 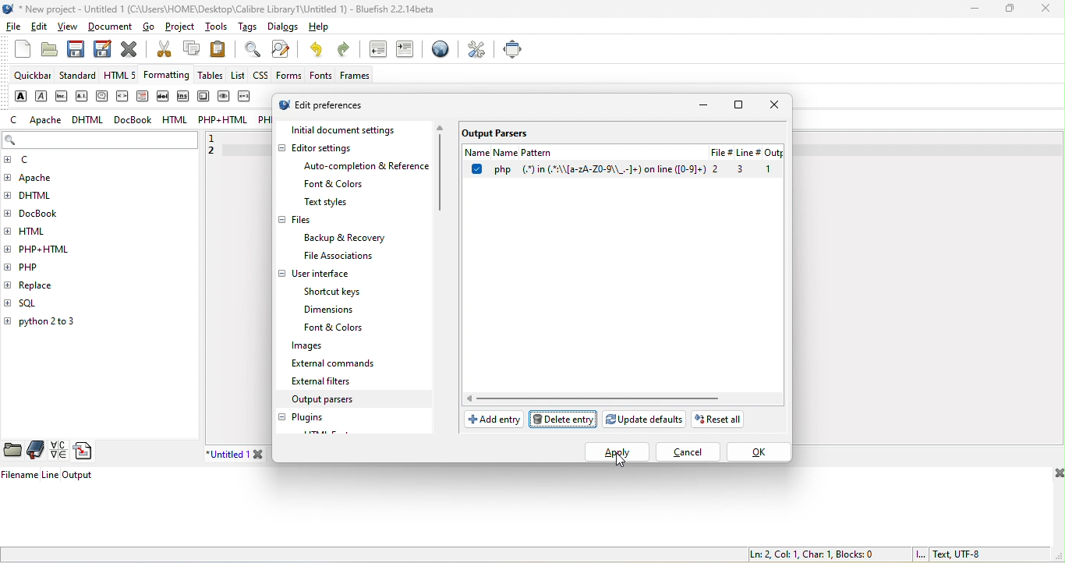 What do you see at coordinates (356, 130) in the screenshot?
I see `initial document settings` at bounding box center [356, 130].